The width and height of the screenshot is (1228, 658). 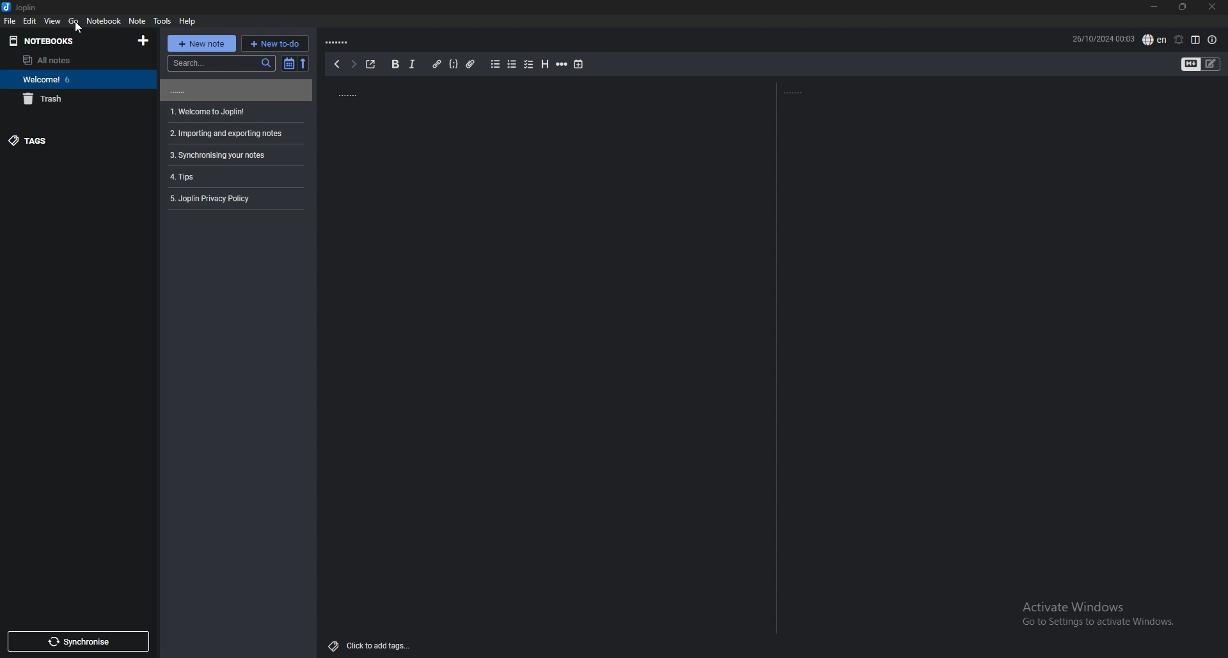 What do you see at coordinates (79, 641) in the screenshot?
I see `synchronise` at bounding box center [79, 641].